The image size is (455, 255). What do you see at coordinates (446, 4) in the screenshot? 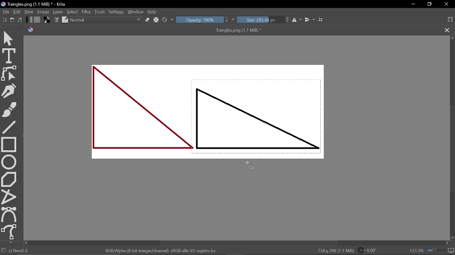
I see `CLose` at bounding box center [446, 4].